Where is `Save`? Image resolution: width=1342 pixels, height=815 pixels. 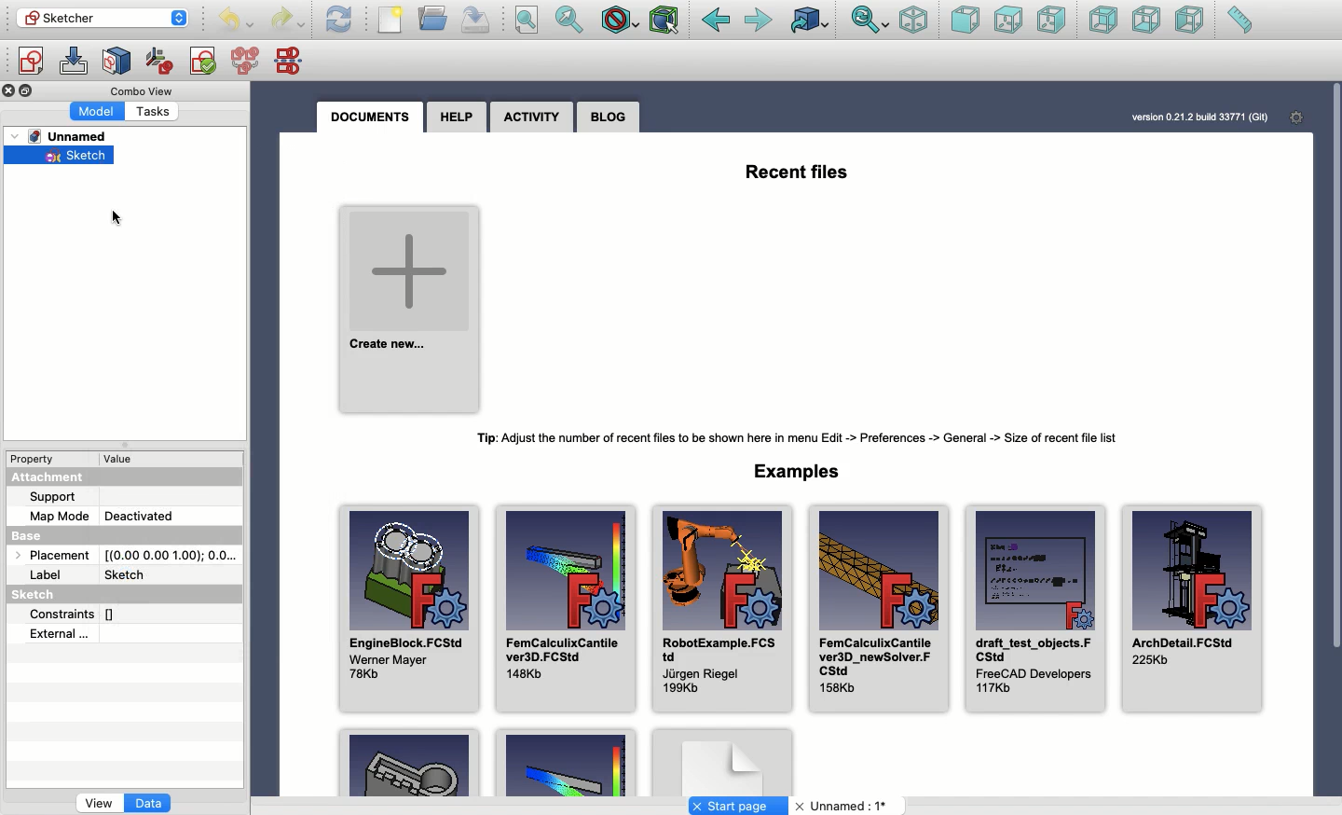 Save is located at coordinates (476, 21).